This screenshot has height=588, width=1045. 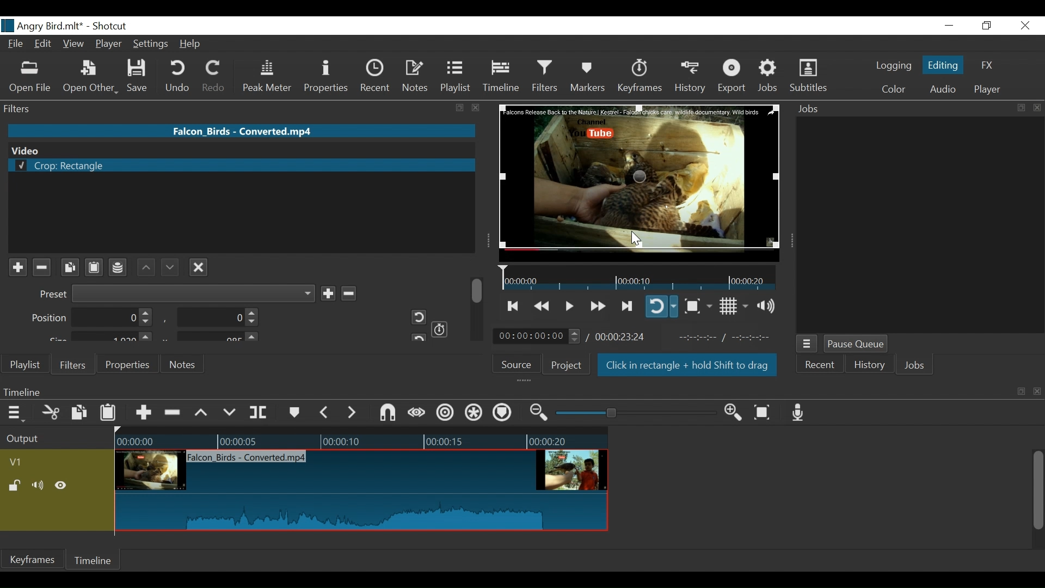 What do you see at coordinates (90, 77) in the screenshot?
I see `Open Other` at bounding box center [90, 77].